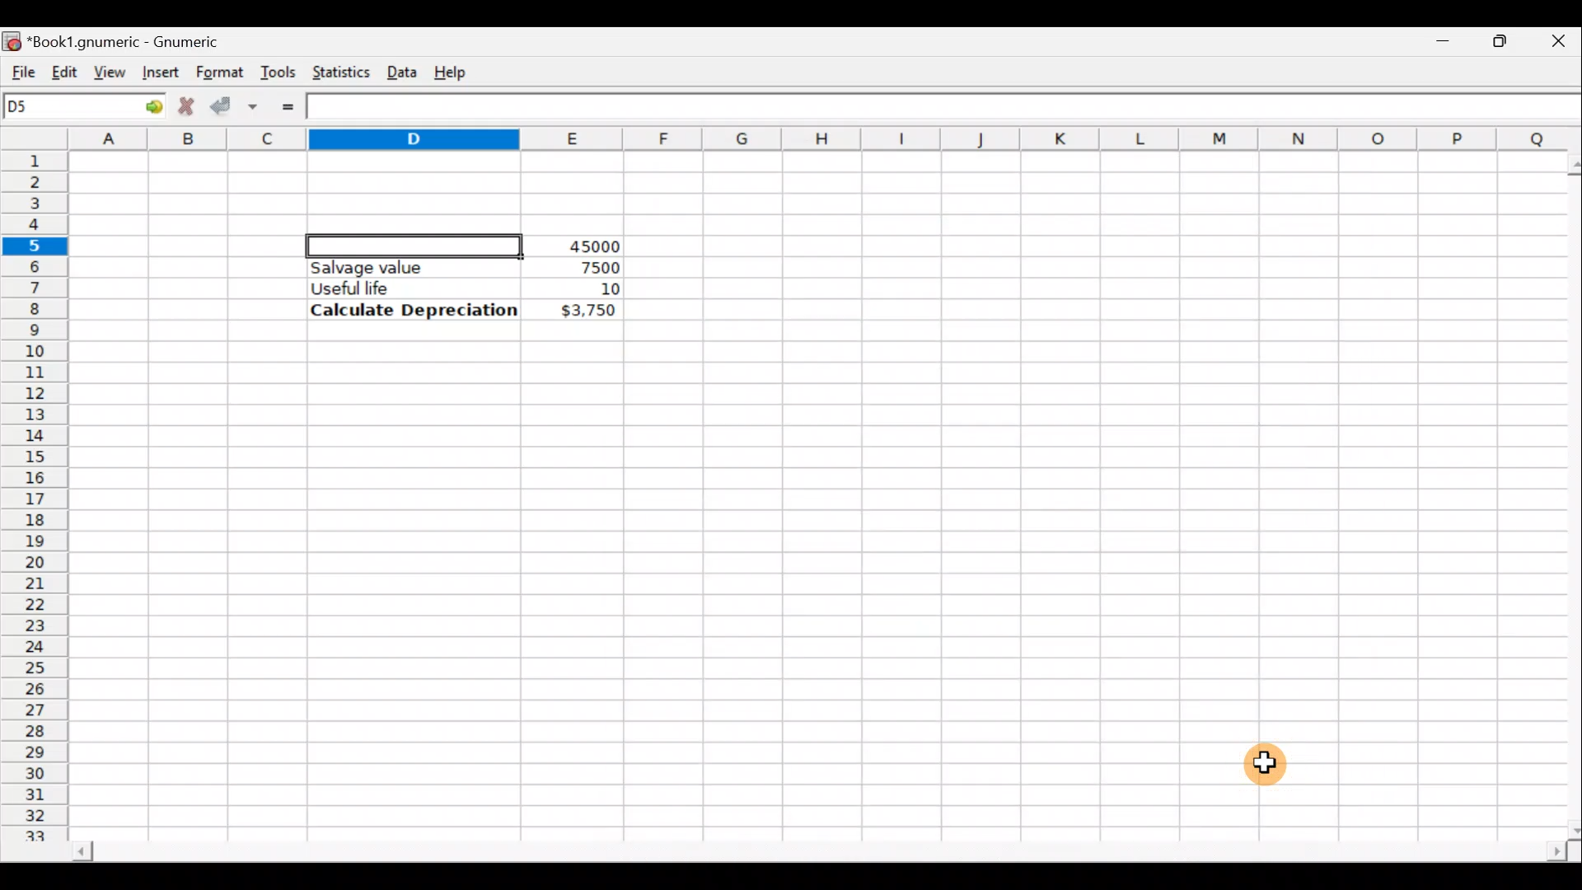 This screenshot has width=1582, height=890. What do you see at coordinates (135, 40) in the screenshot?
I see `Book1.gnumeric - Gnumeric` at bounding box center [135, 40].